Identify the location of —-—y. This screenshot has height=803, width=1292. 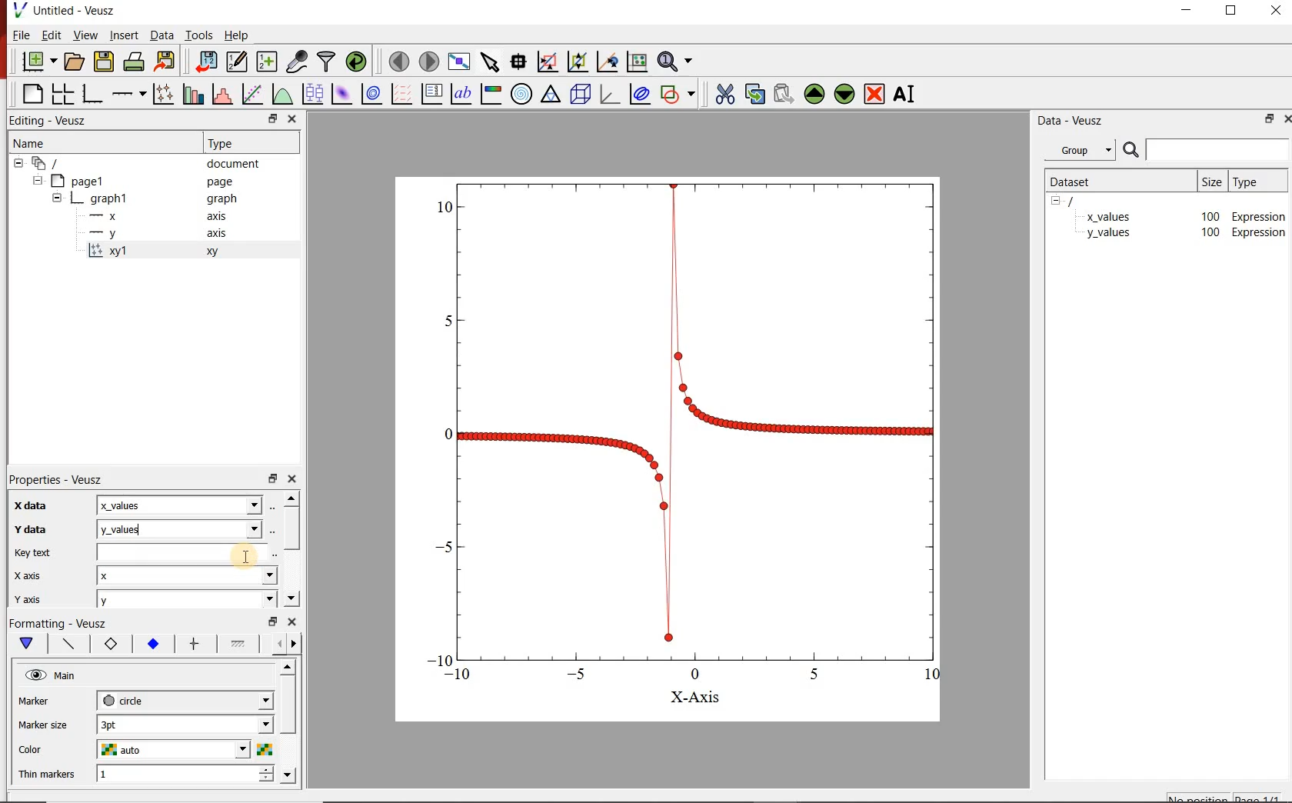
(103, 234).